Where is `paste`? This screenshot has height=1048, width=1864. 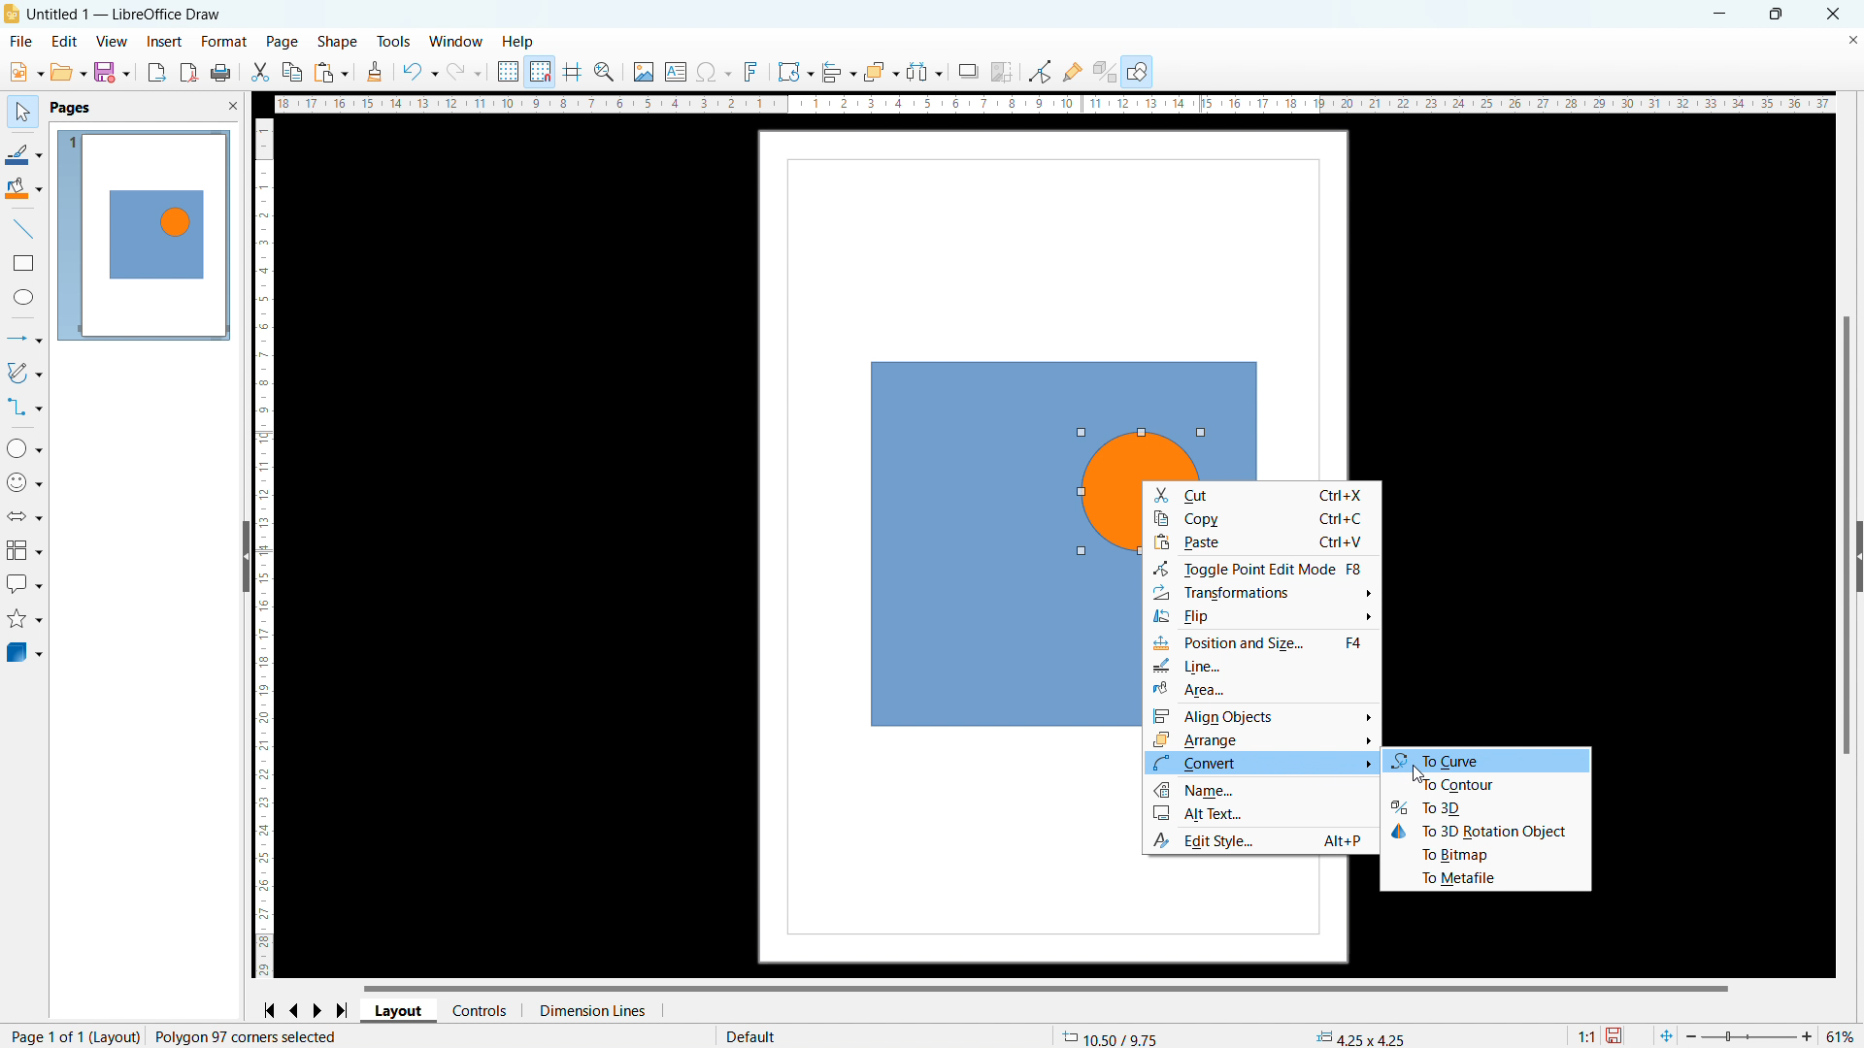 paste is located at coordinates (1260, 542).